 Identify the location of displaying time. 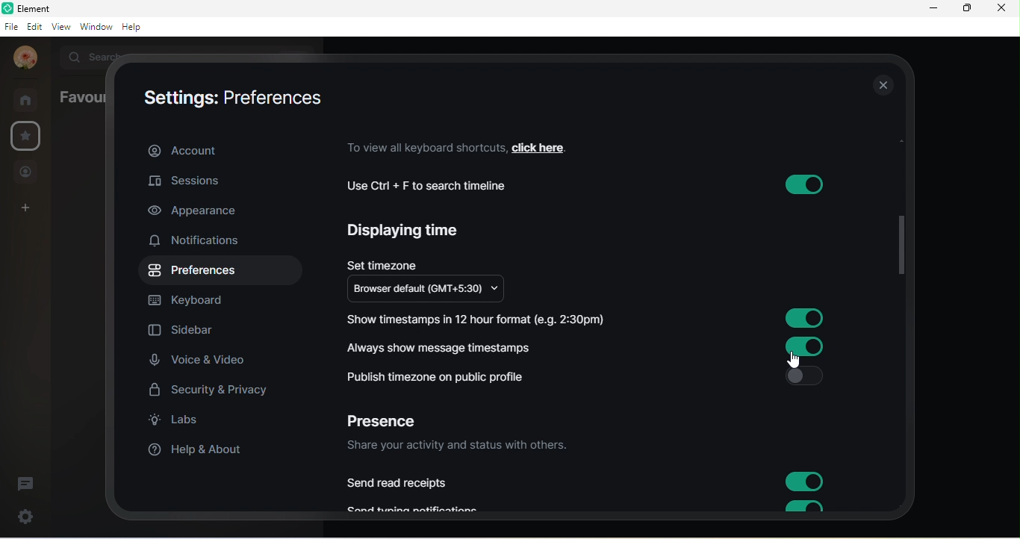
(408, 234).